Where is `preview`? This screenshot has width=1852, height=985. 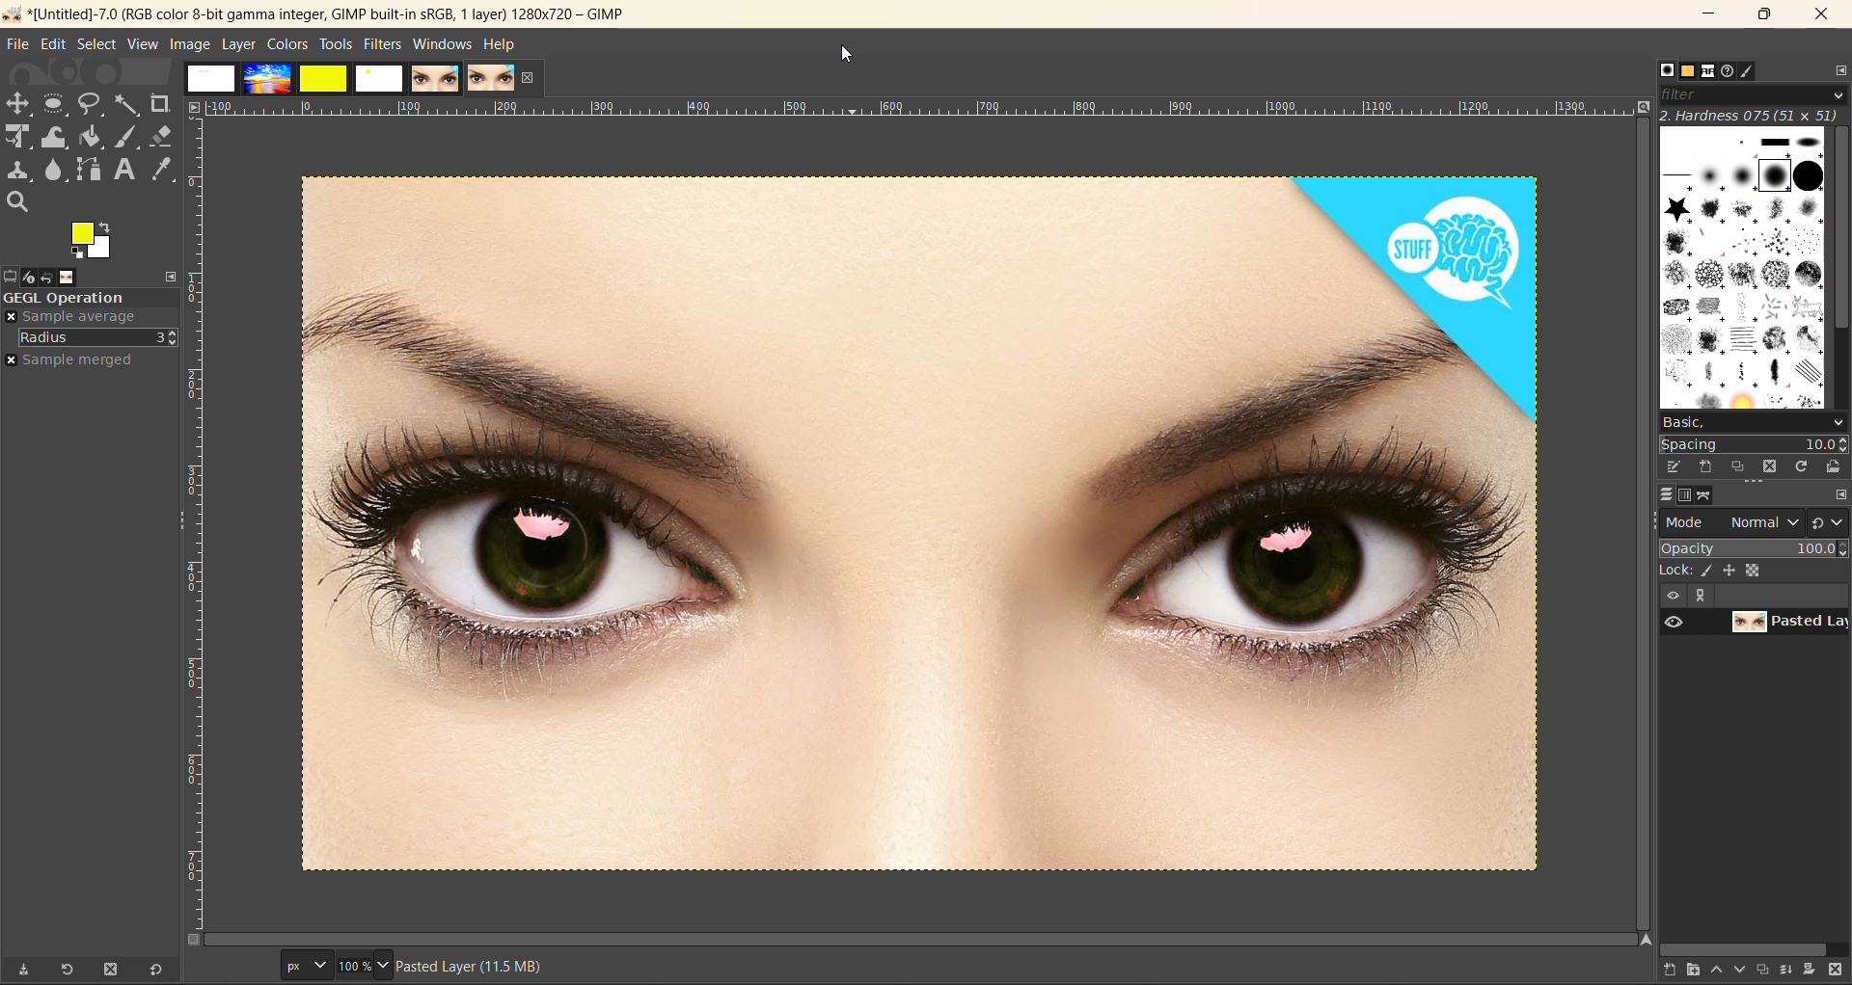 preview is located at coordinates (1674, 621).